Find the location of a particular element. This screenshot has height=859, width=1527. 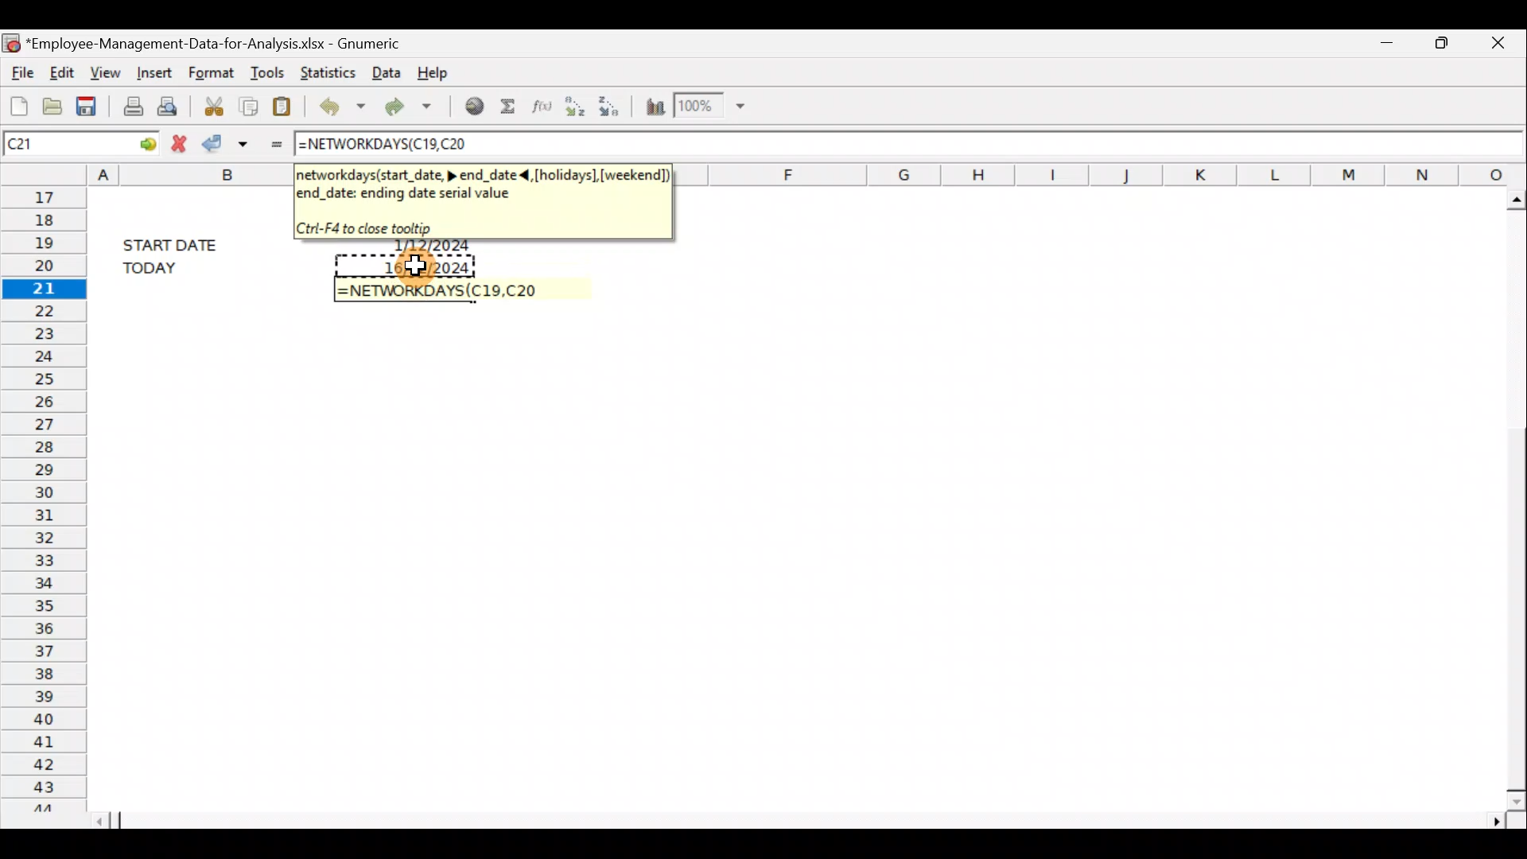

Help is located at coordinates (444, 72).